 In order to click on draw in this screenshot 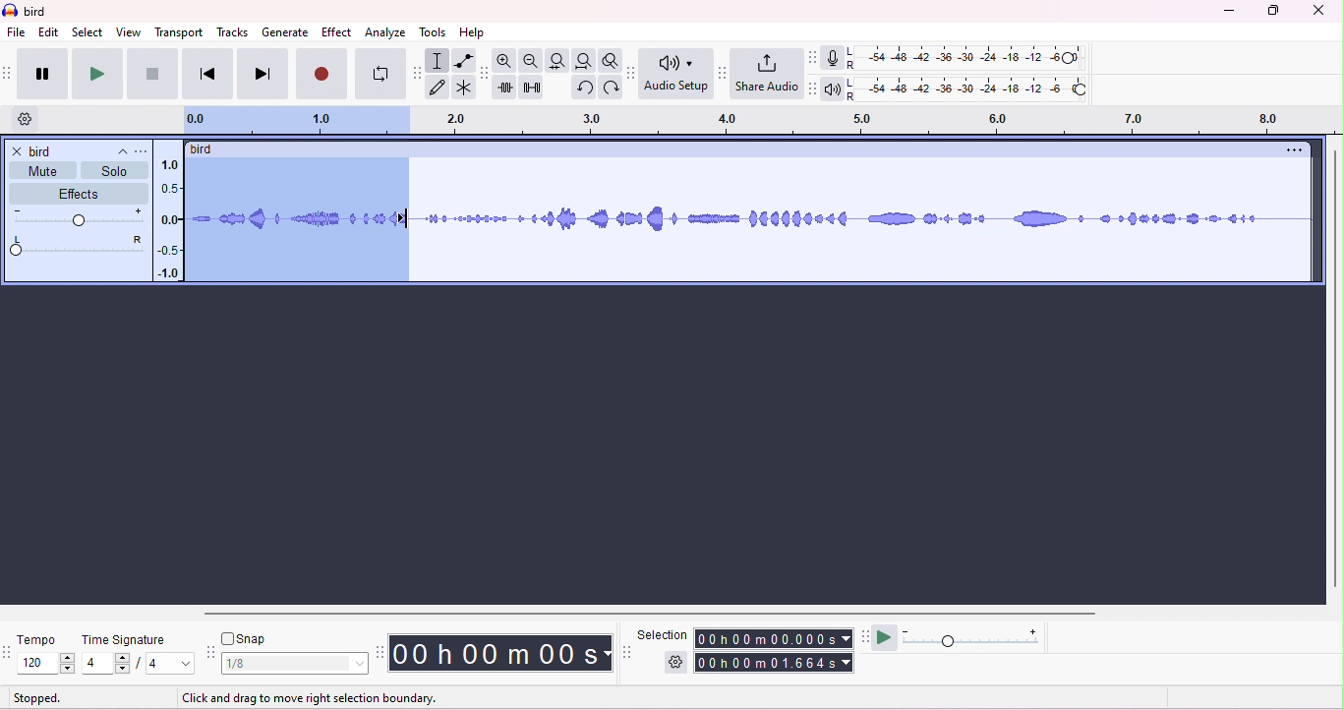, I will do `click(438, 88)`.